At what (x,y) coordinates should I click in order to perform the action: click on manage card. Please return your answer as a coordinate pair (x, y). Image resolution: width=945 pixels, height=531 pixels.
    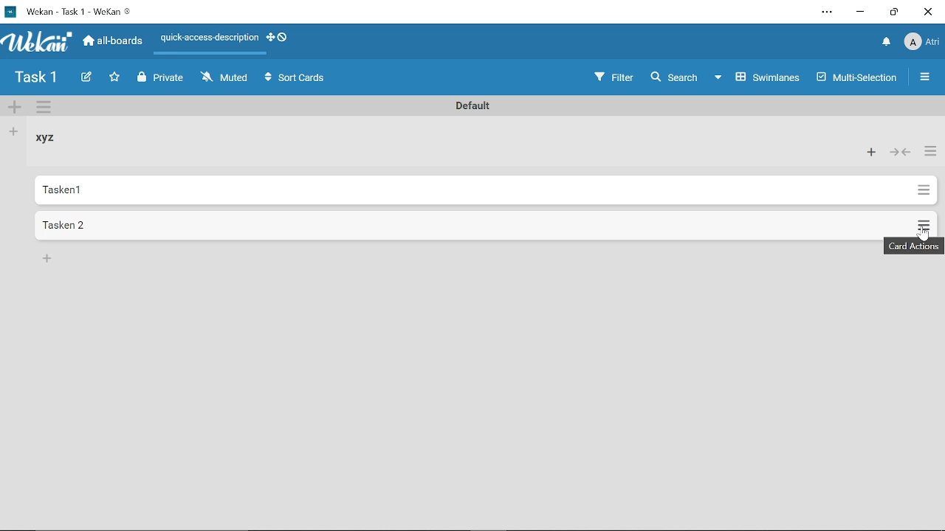
    Looking at the image, I should click on (923, 222).